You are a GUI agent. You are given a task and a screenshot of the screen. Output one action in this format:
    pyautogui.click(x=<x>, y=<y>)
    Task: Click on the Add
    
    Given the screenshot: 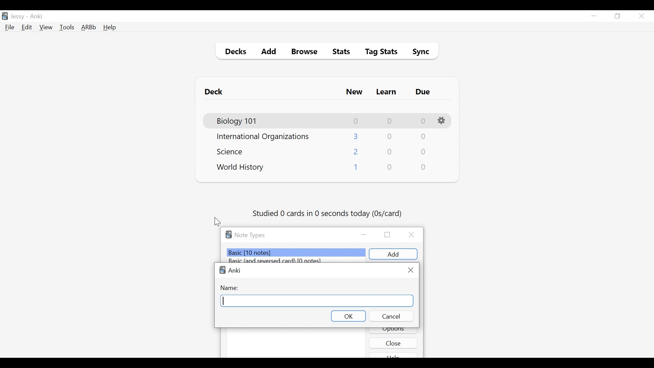 What is the action you would take?
    pyautogui.click(x=269, y=52)
    